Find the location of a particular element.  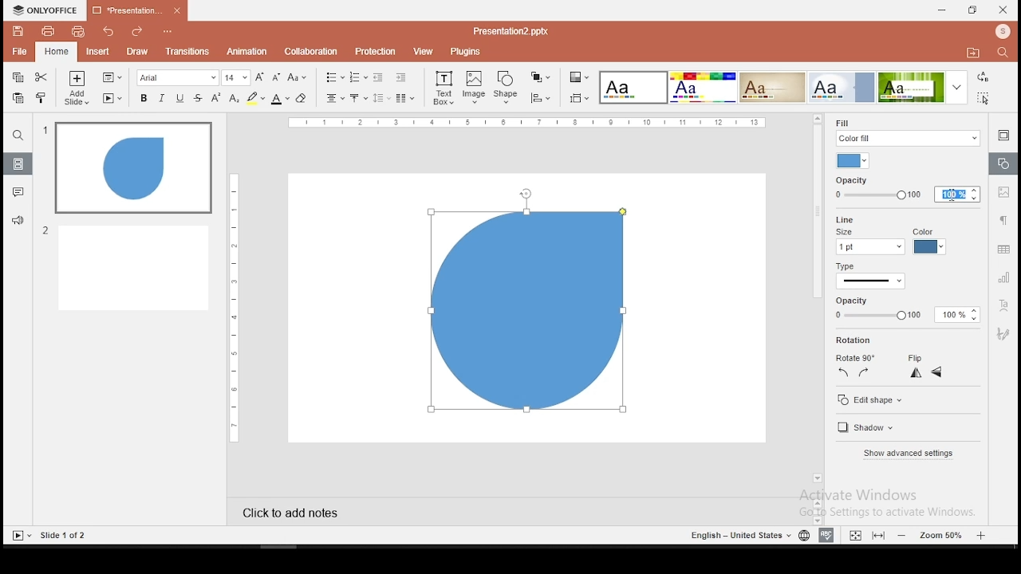

decrease indent is located at coordinates (377, 77).